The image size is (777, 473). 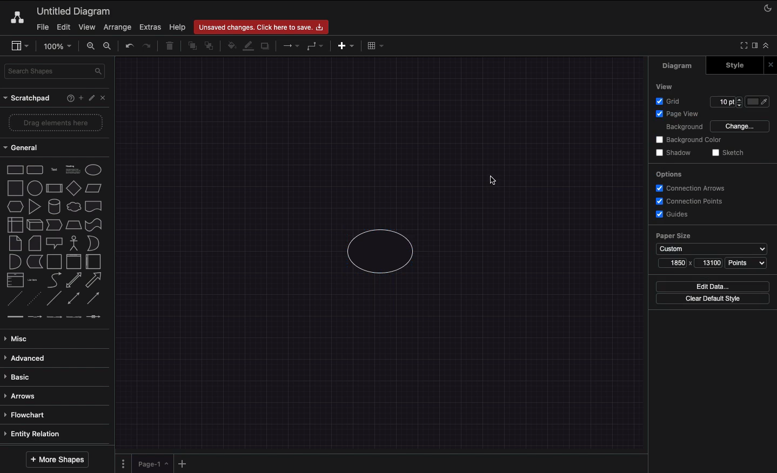 What do you see at coordinates (118, 28) in the screenshot?
I see `Arrange` at bounding box center [118, 28].